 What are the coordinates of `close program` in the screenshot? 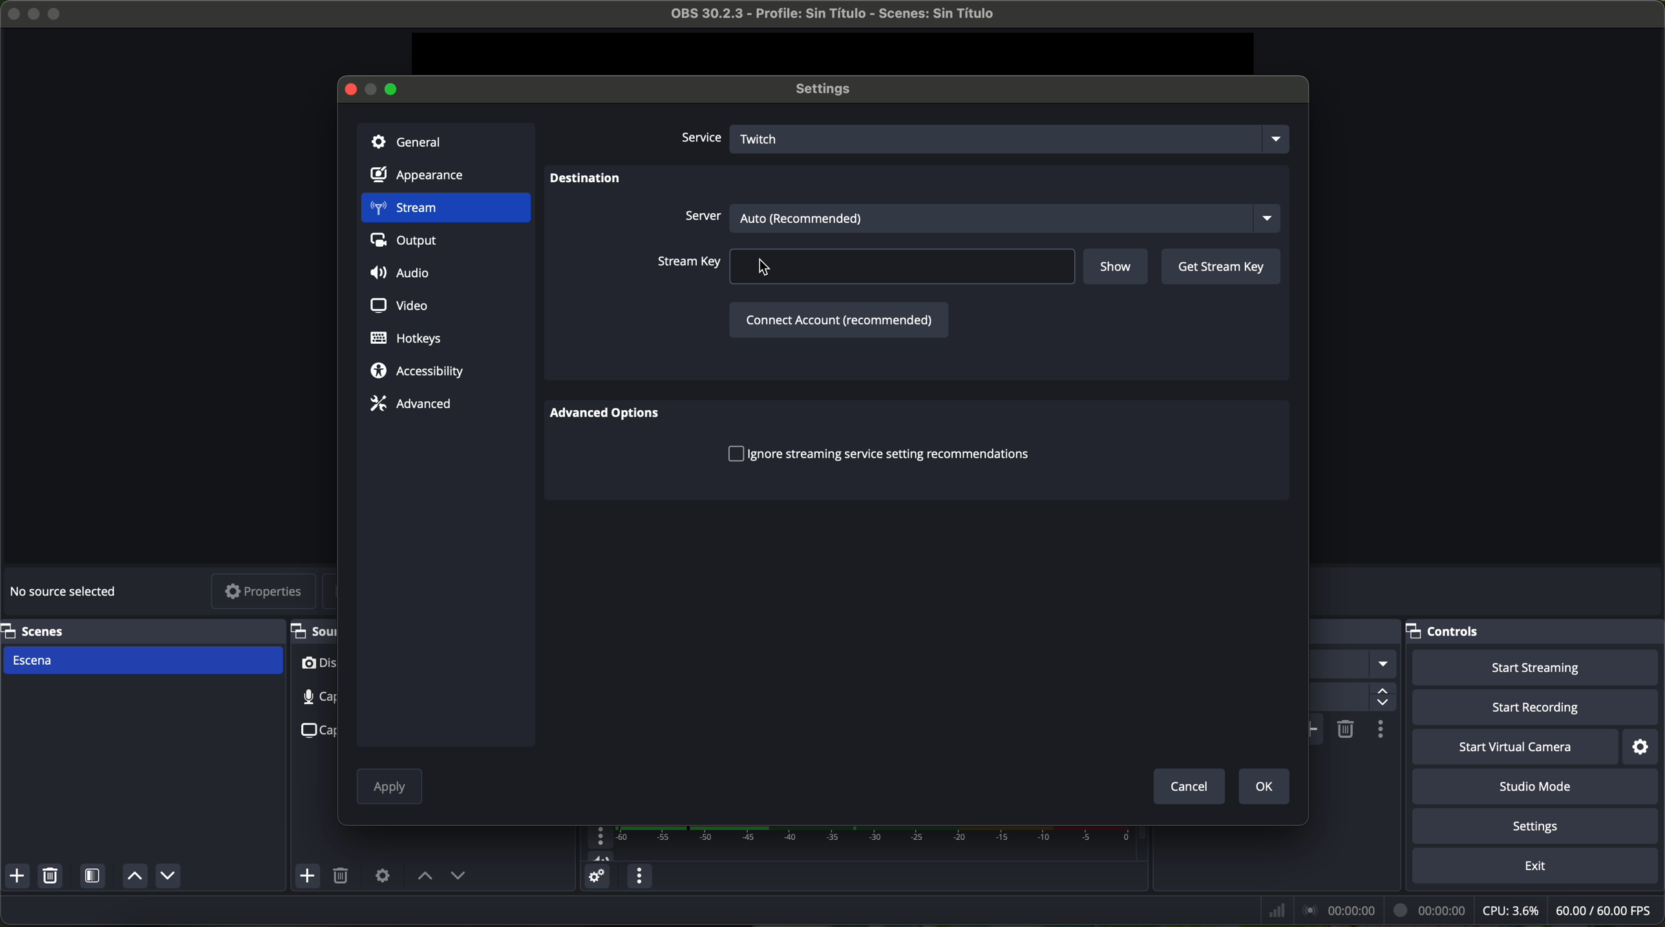 It's located at (10, 12).